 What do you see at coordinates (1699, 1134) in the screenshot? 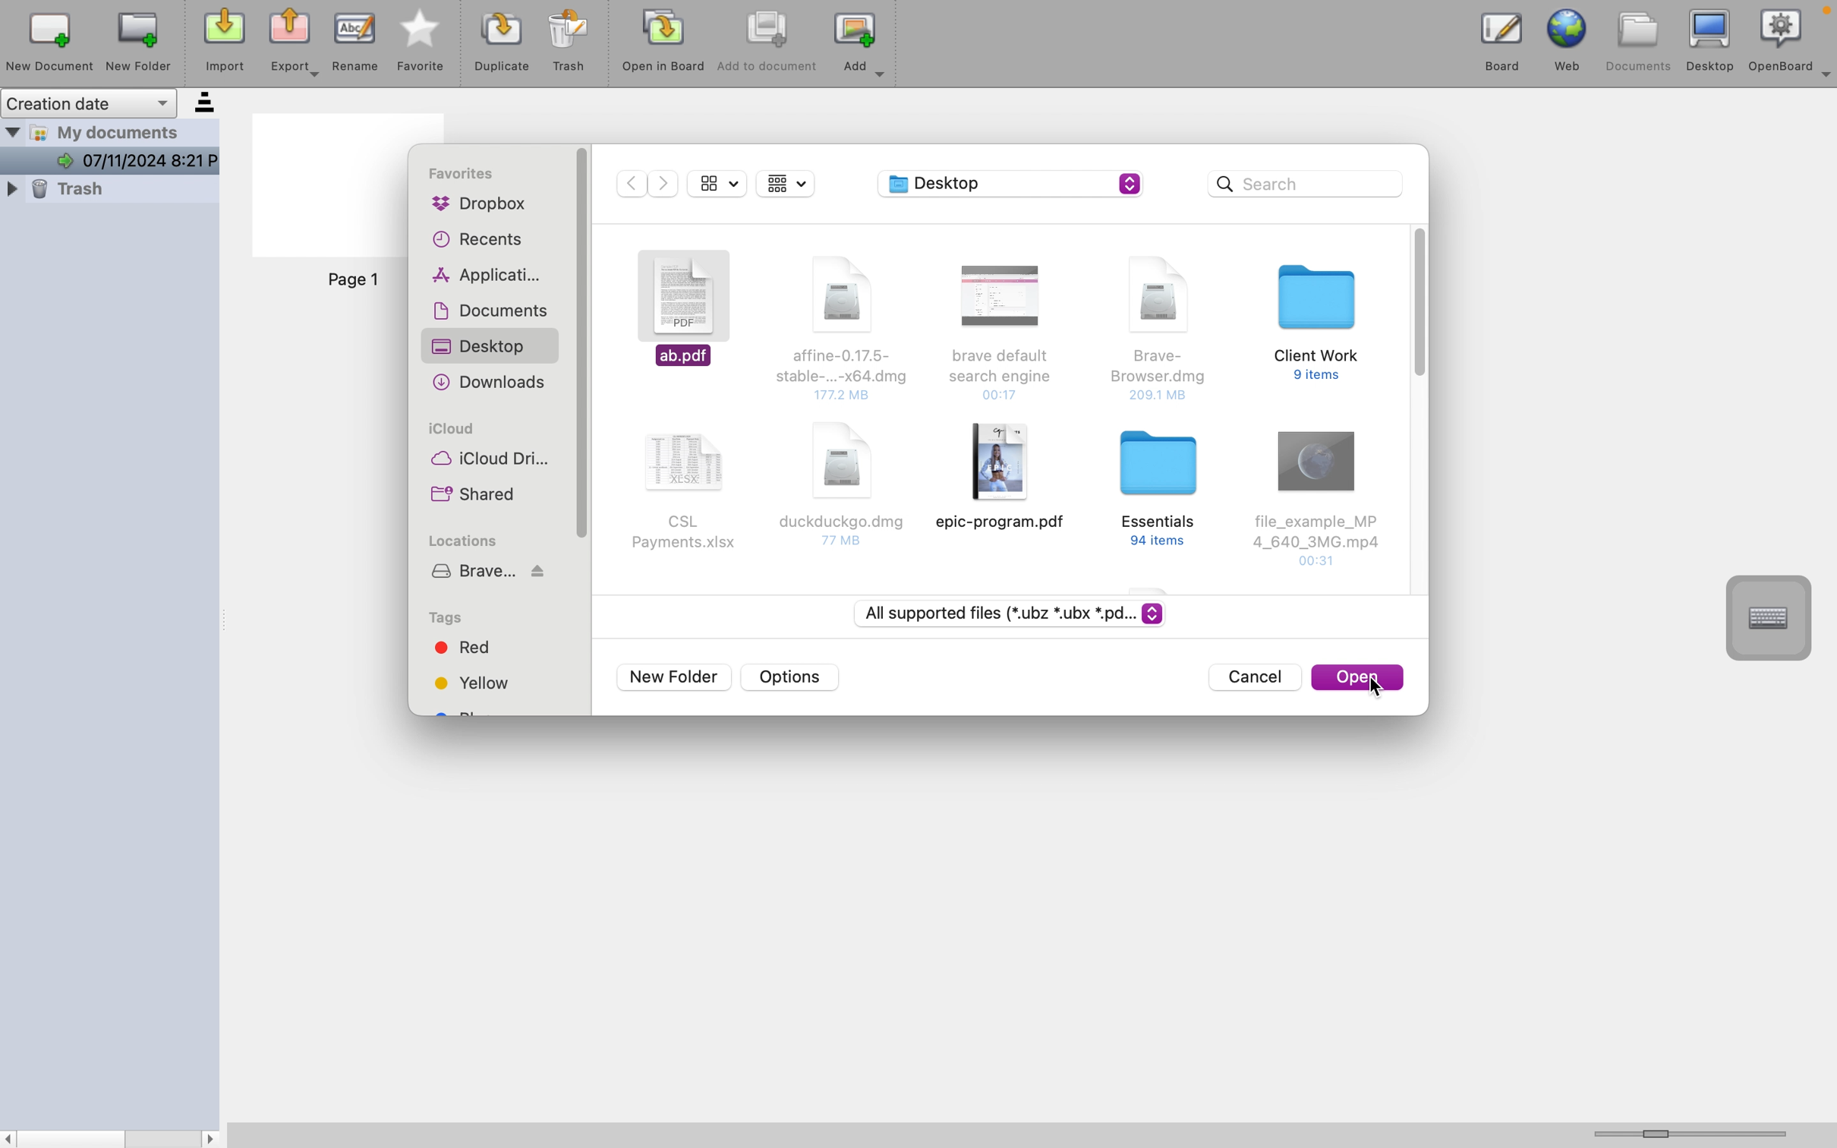
I see `horizontal scroll` at bounding box center [1699, 1134].